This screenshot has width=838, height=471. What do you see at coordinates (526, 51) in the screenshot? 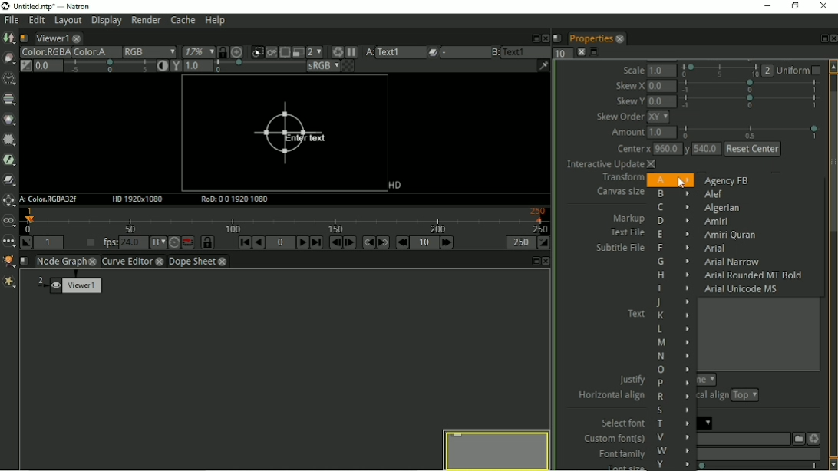
I see `text1` at bounding box center [526, 51].